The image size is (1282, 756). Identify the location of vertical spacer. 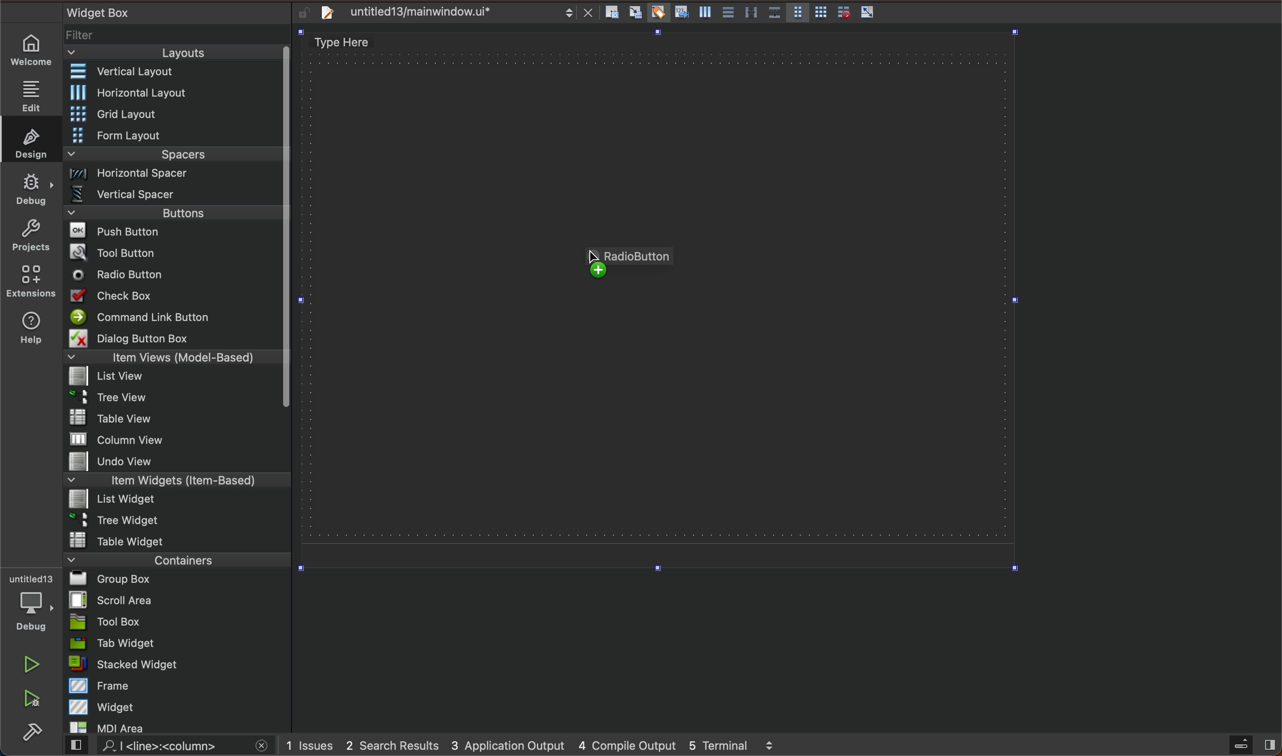
(173, 197).